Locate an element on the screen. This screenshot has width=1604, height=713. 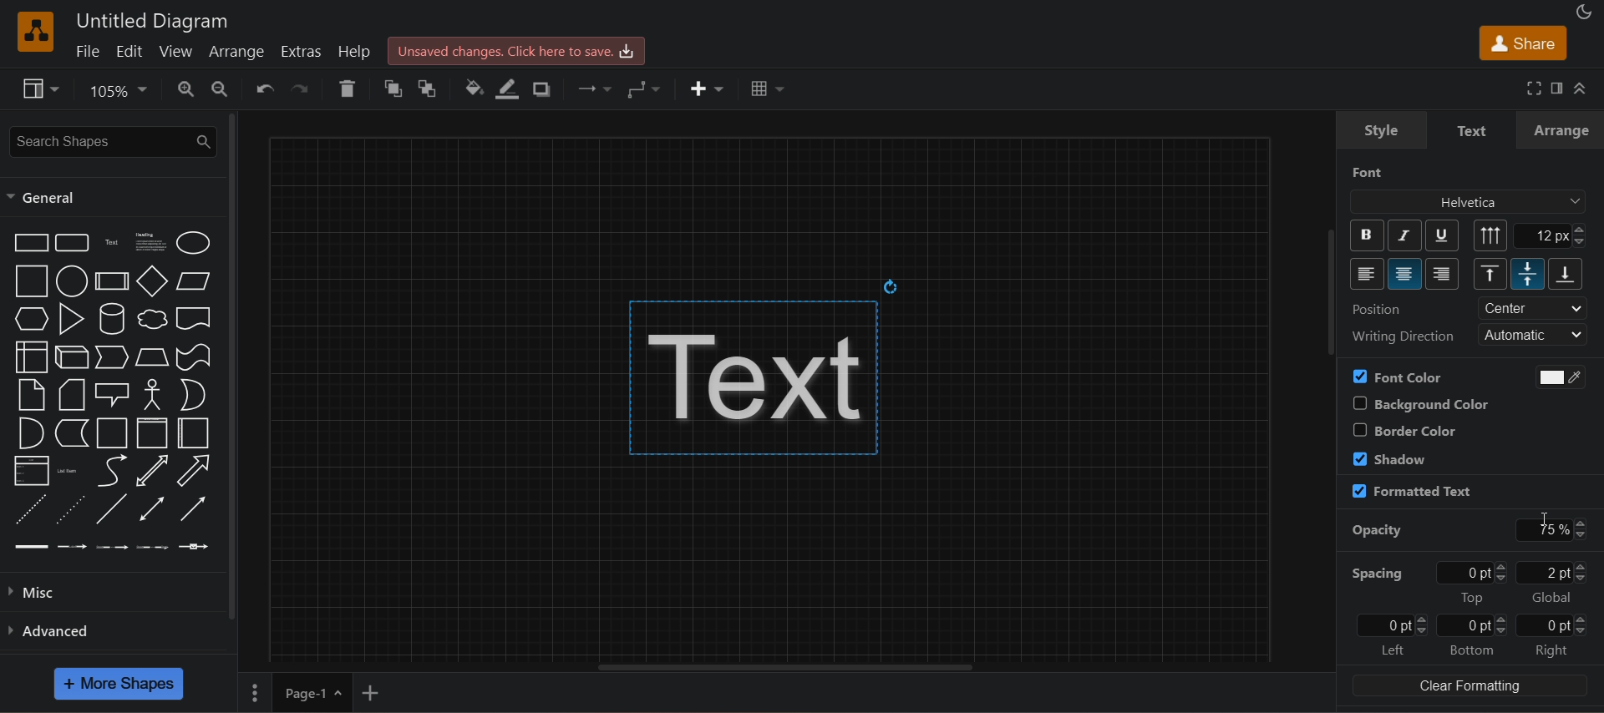
center is located at coordinates (1406, 274).